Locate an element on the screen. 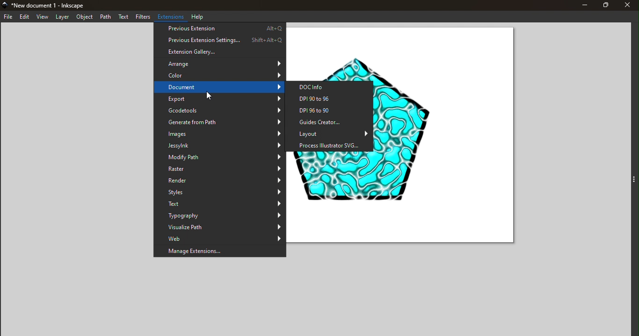 This screenshot has width=639, height=336. Extensions is located at coordinates (172, 16).